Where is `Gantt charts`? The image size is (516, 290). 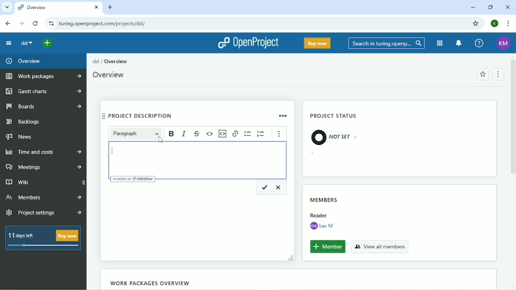 Gantt charts is located at coordinates (43, 92).